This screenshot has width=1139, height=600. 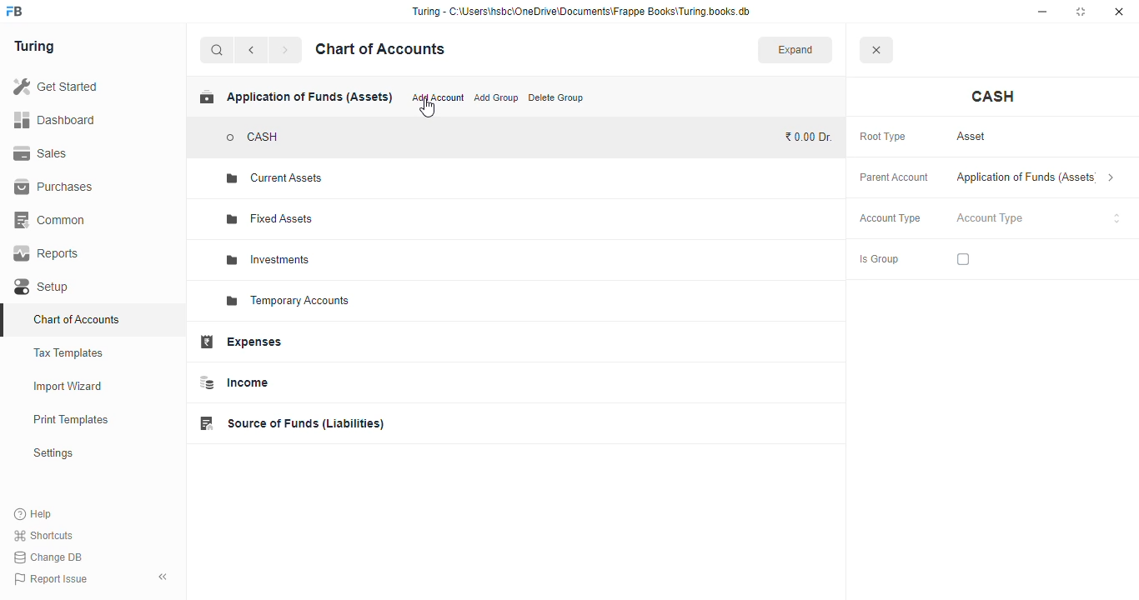 What do you see at coordinates (251, 50) in the screenshot?
I see `back` at bounding box center [251, 50].